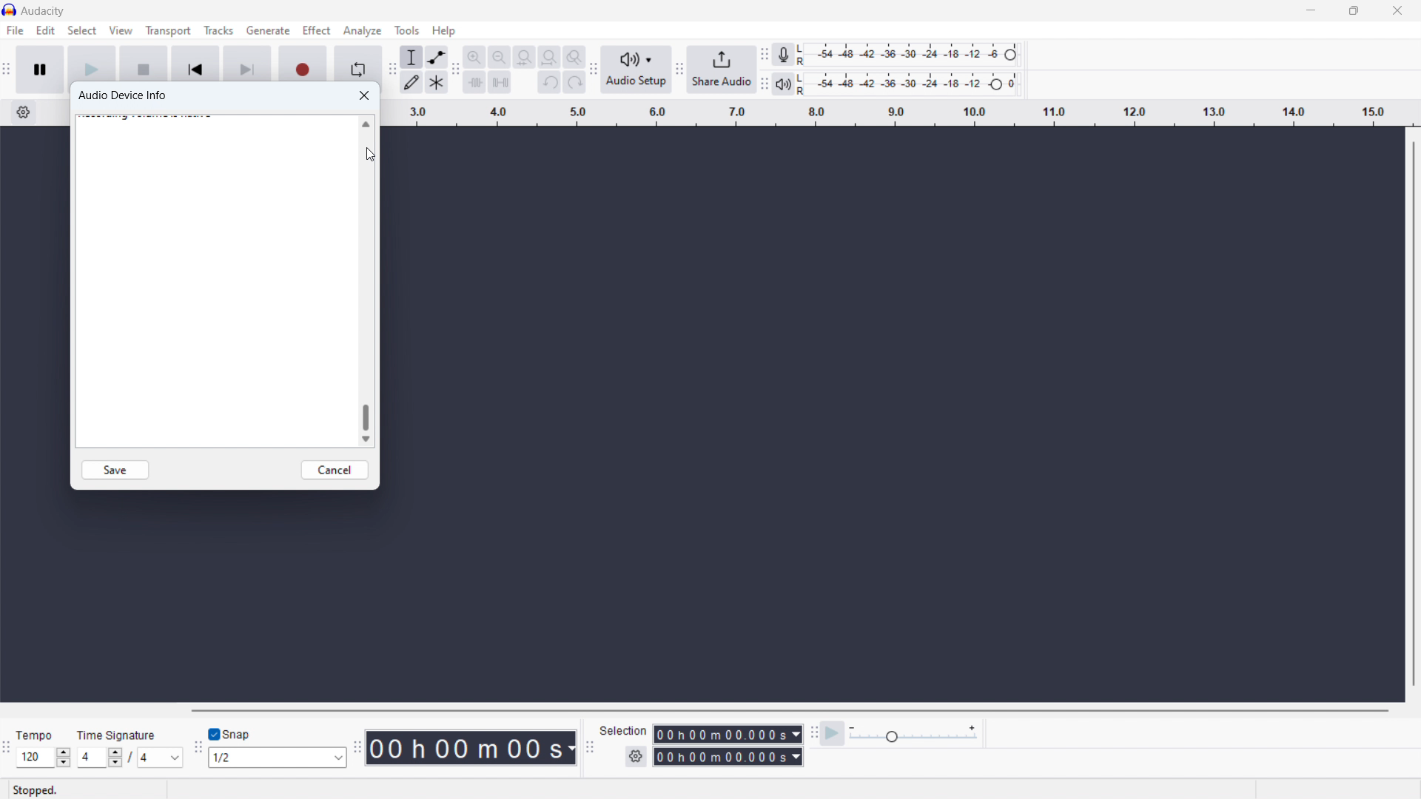  What do you see at coordinates (362, 30) in the screenshot?
I see `analyze` at bounding box center [362, 30].